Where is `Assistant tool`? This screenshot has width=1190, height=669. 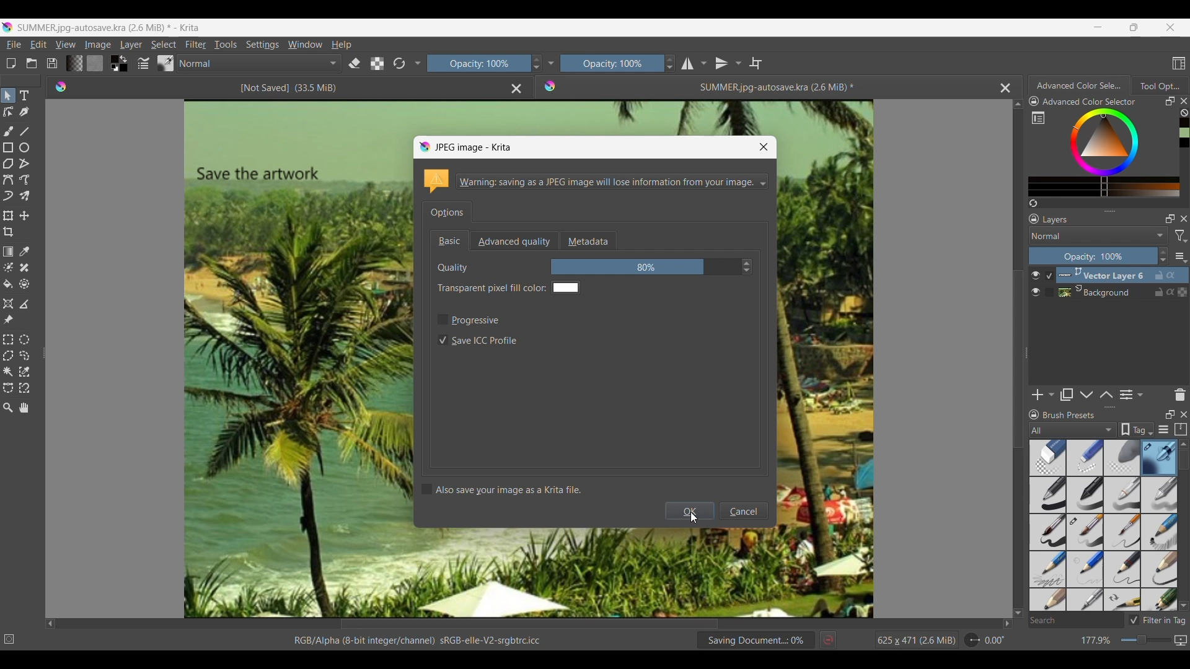 Assistant tool is located at coordinates (9, 304).